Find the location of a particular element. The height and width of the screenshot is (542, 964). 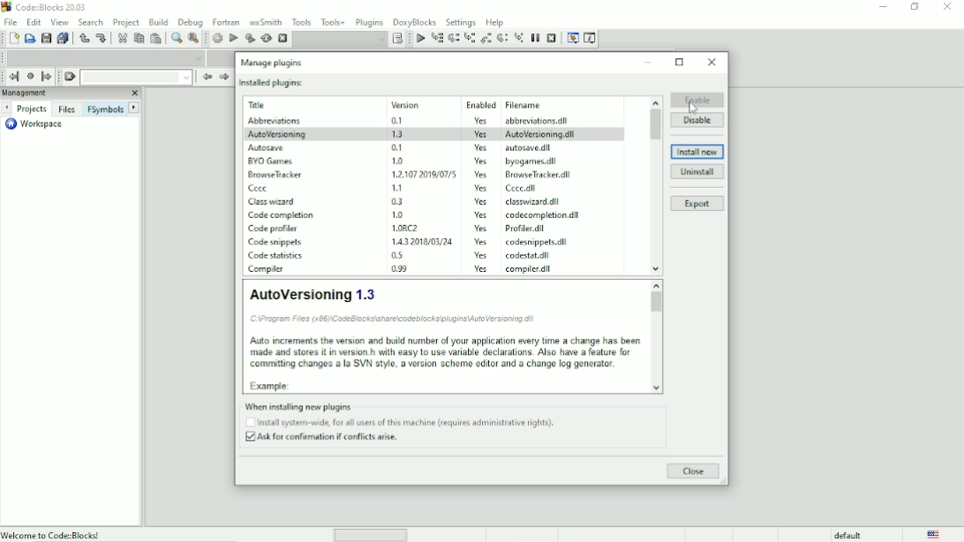

Save is located at coordinates (46, 38).